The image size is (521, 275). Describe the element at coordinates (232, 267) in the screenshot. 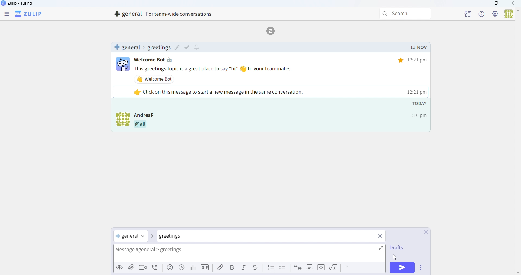

I see `bold` at that location.